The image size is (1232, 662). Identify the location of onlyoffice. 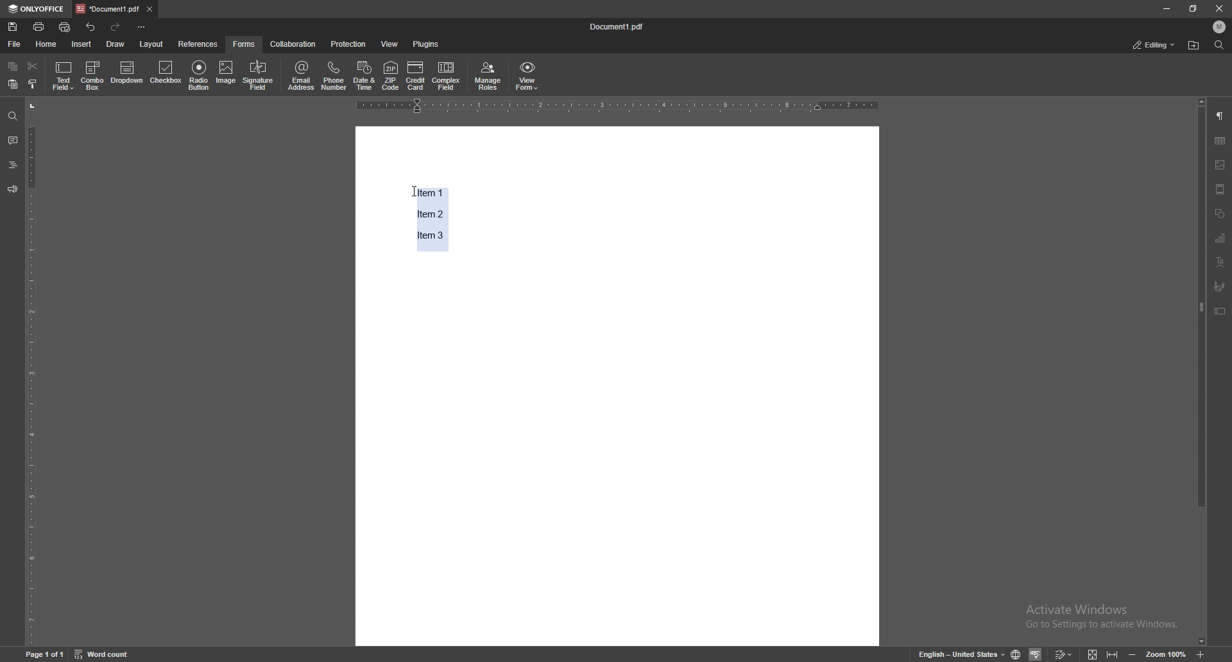
(38, 8).